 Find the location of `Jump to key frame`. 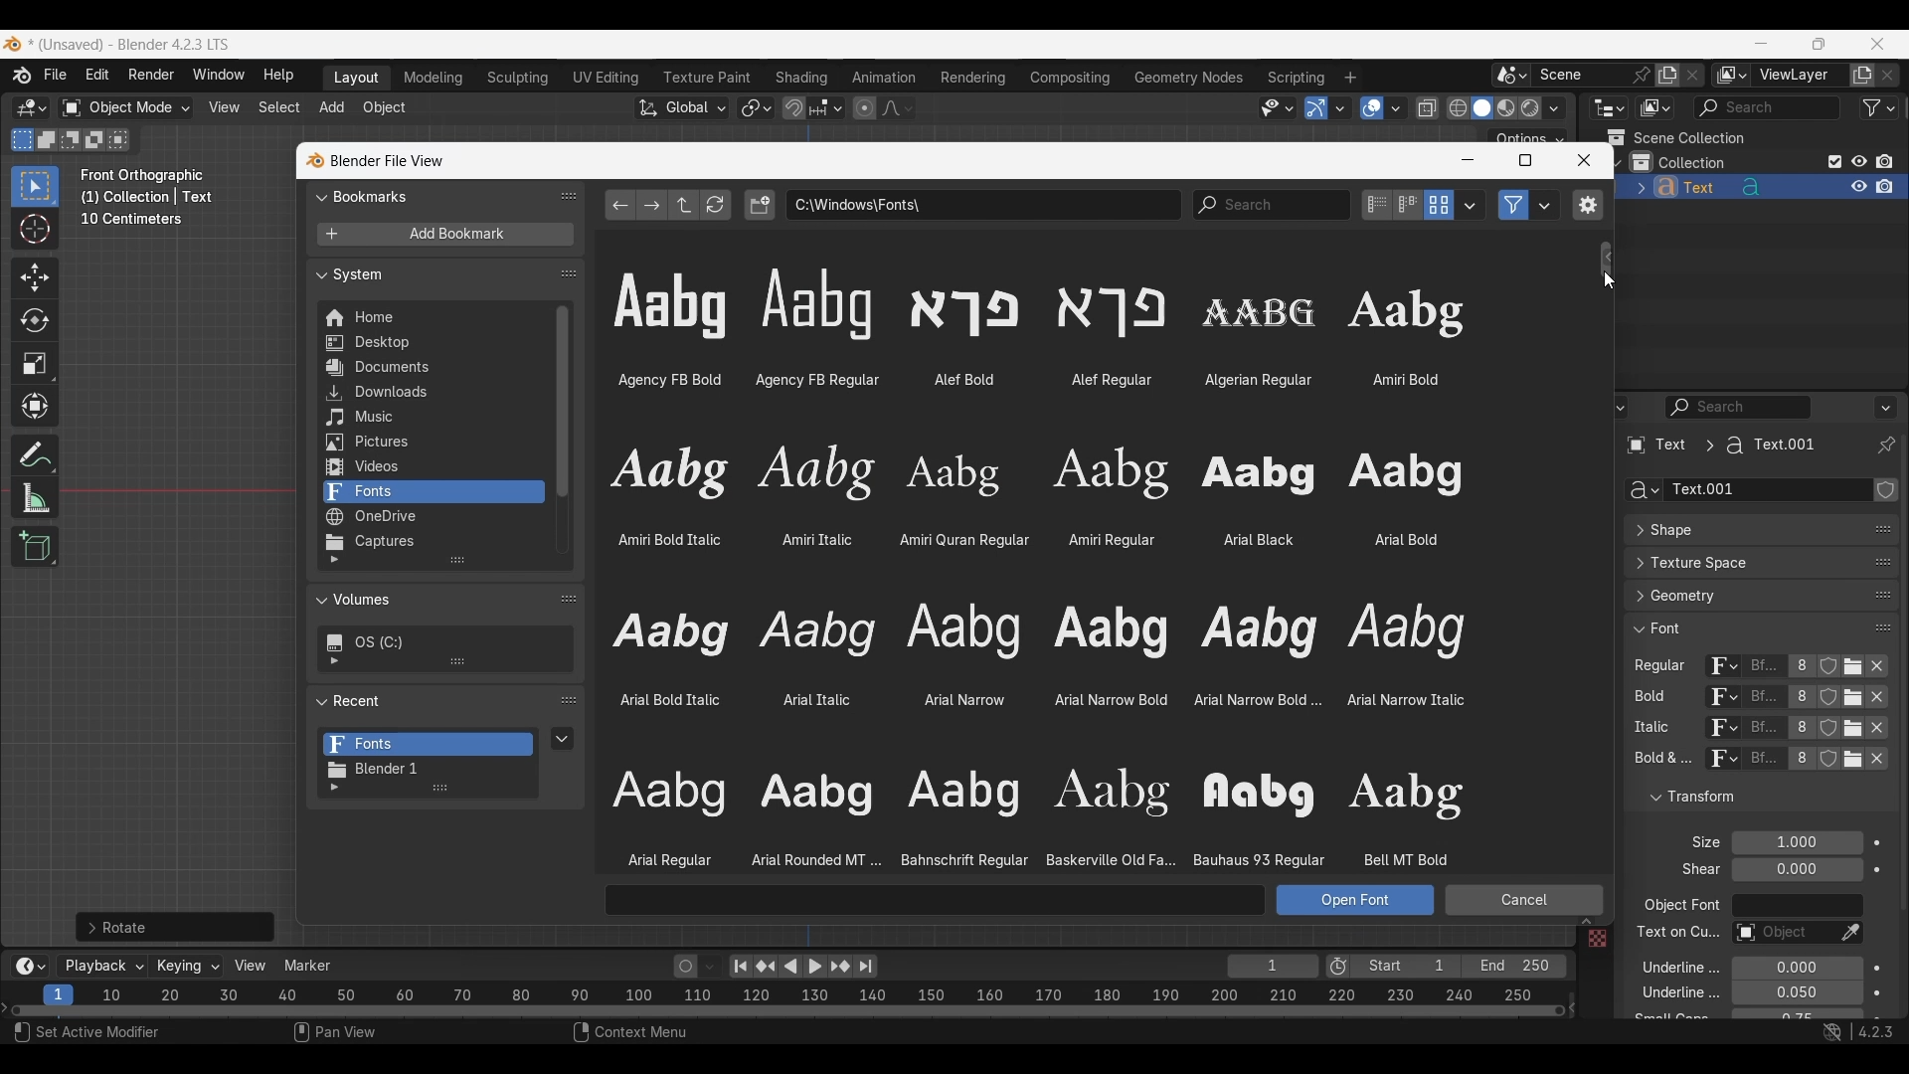

Jump to key frame is located at coordinates (766, 967).